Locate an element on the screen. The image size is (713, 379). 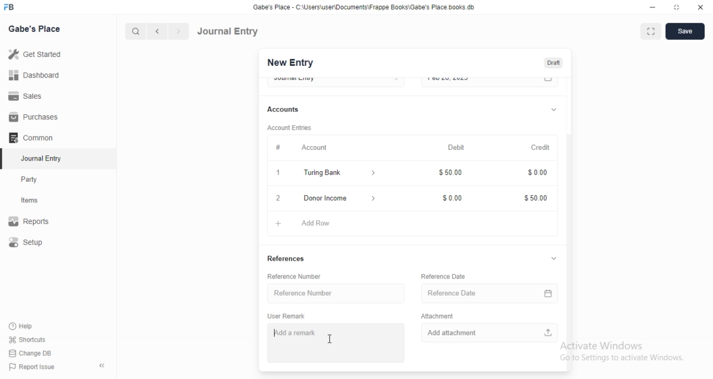
‘Shortcuts is located at coordinates (35, 339).